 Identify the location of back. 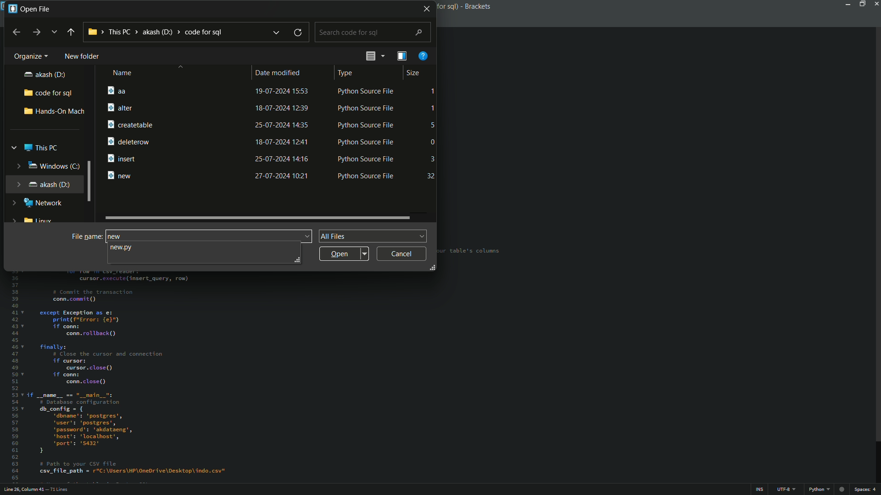
(17, 32).